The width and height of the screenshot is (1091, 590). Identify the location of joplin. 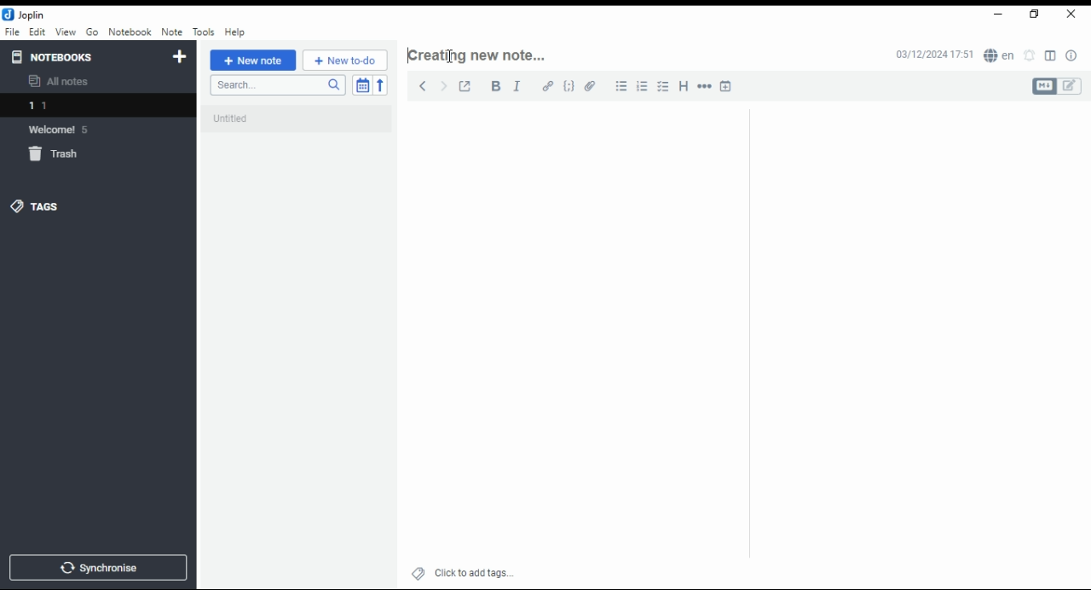
(25, 14).